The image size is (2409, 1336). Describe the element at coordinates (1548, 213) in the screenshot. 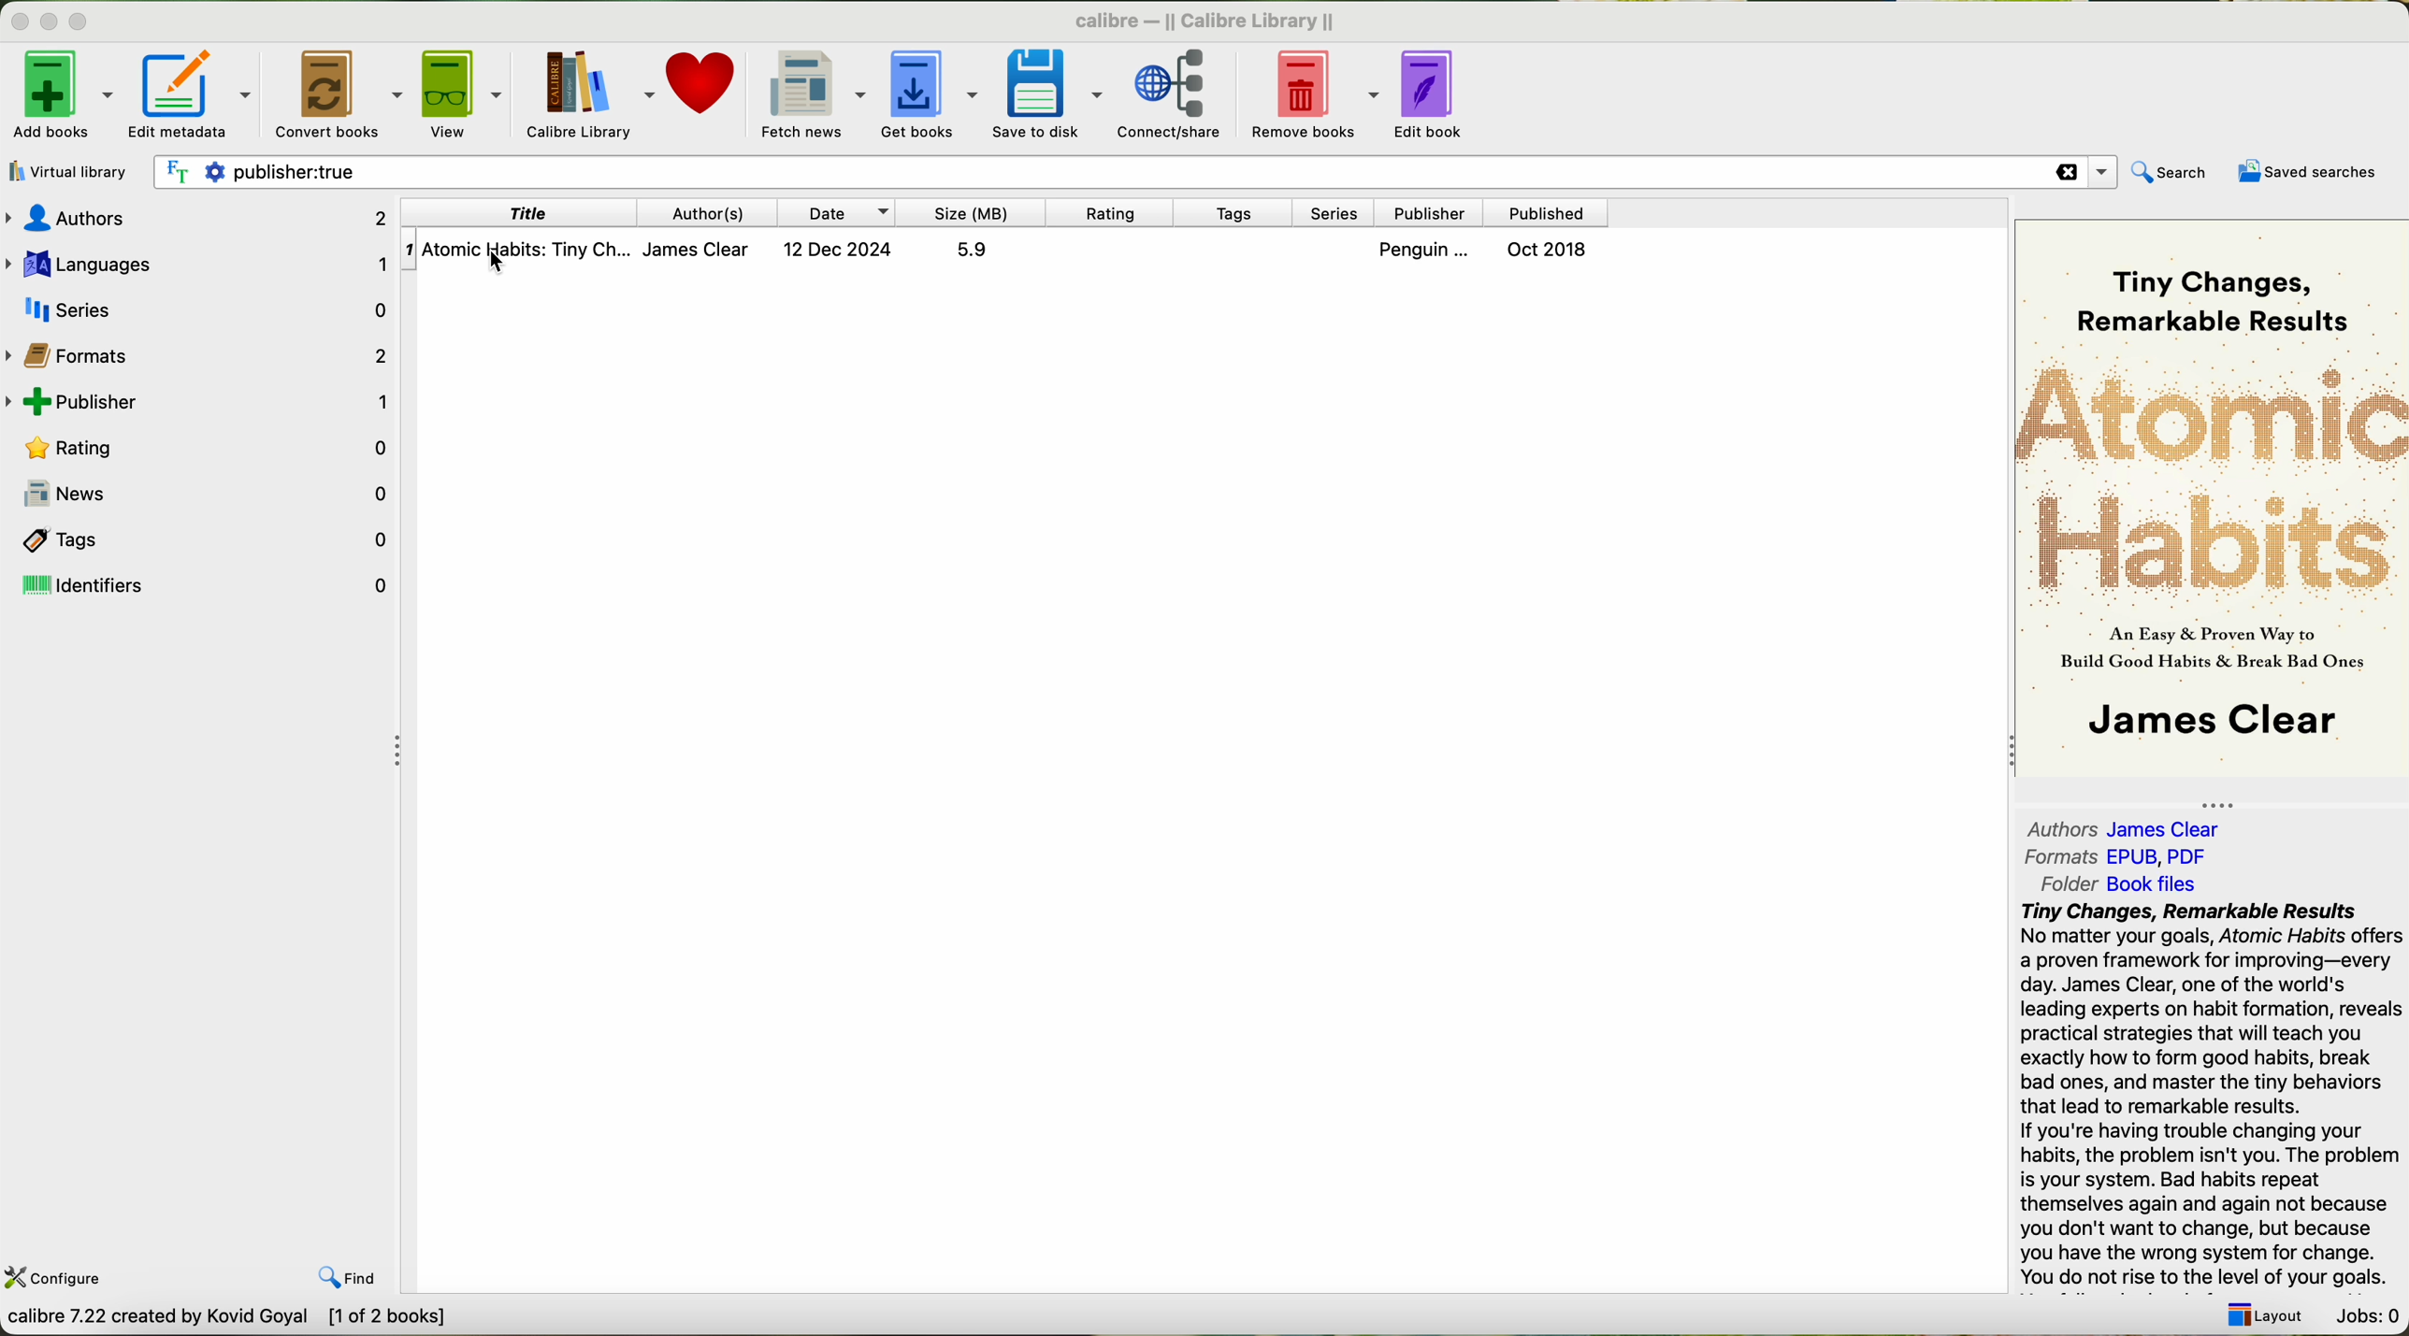

I see `published` at that location.